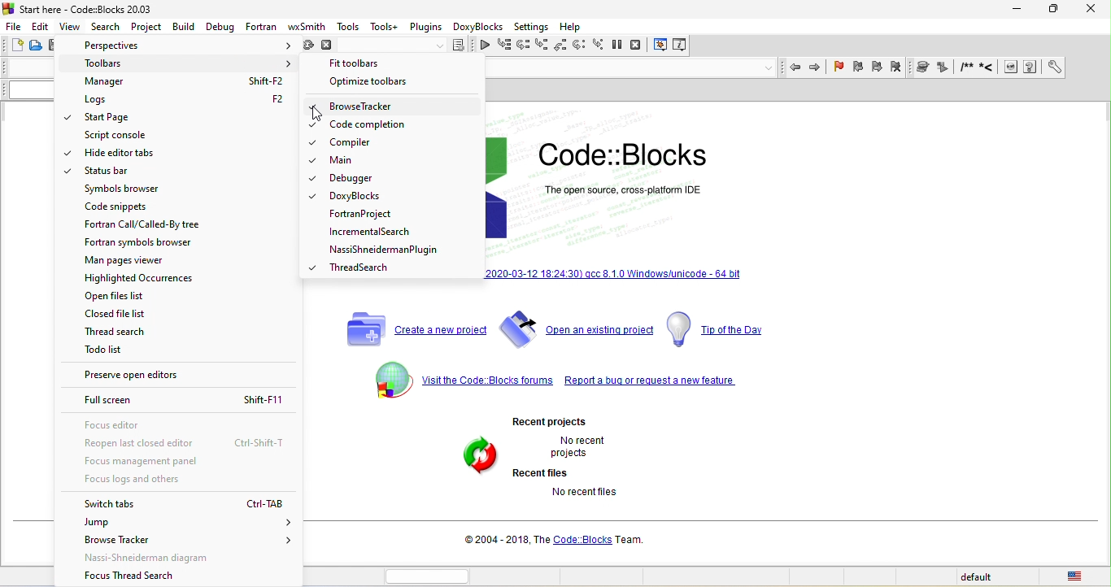 This screenshot has width=1111, height=587. What do you see at coordinates (988, 68) in the screenshot?
I see `line comment` at bounding box center [988, 68].